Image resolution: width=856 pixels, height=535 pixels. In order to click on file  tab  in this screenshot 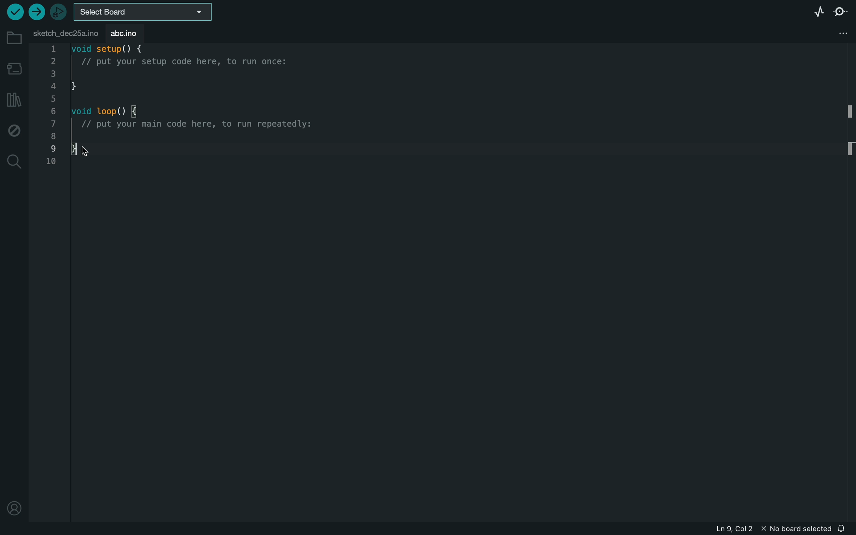, I will do `click(64, 33)`.